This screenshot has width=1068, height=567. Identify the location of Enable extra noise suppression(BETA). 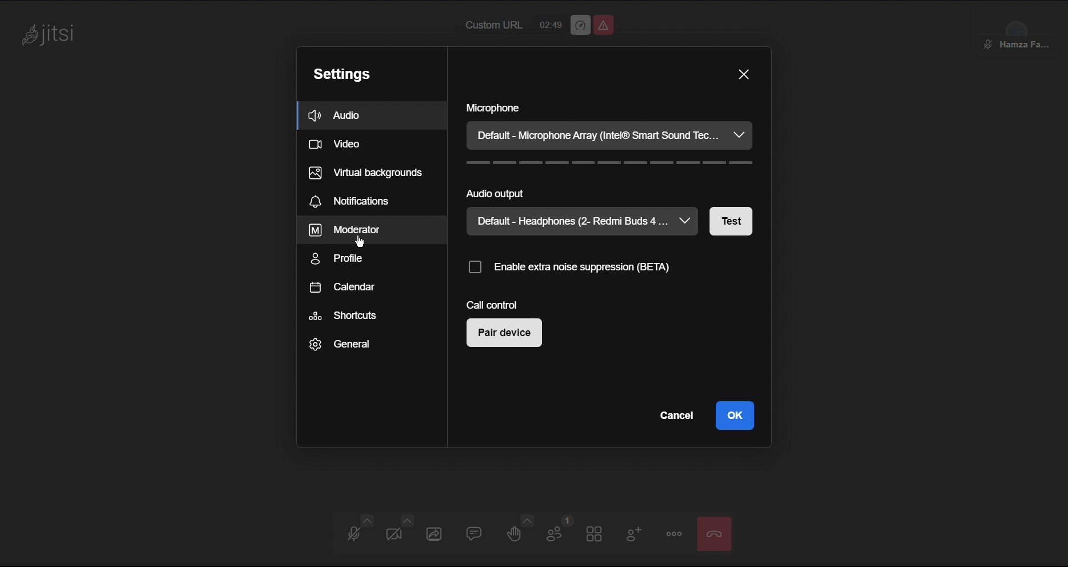
(594, 267).